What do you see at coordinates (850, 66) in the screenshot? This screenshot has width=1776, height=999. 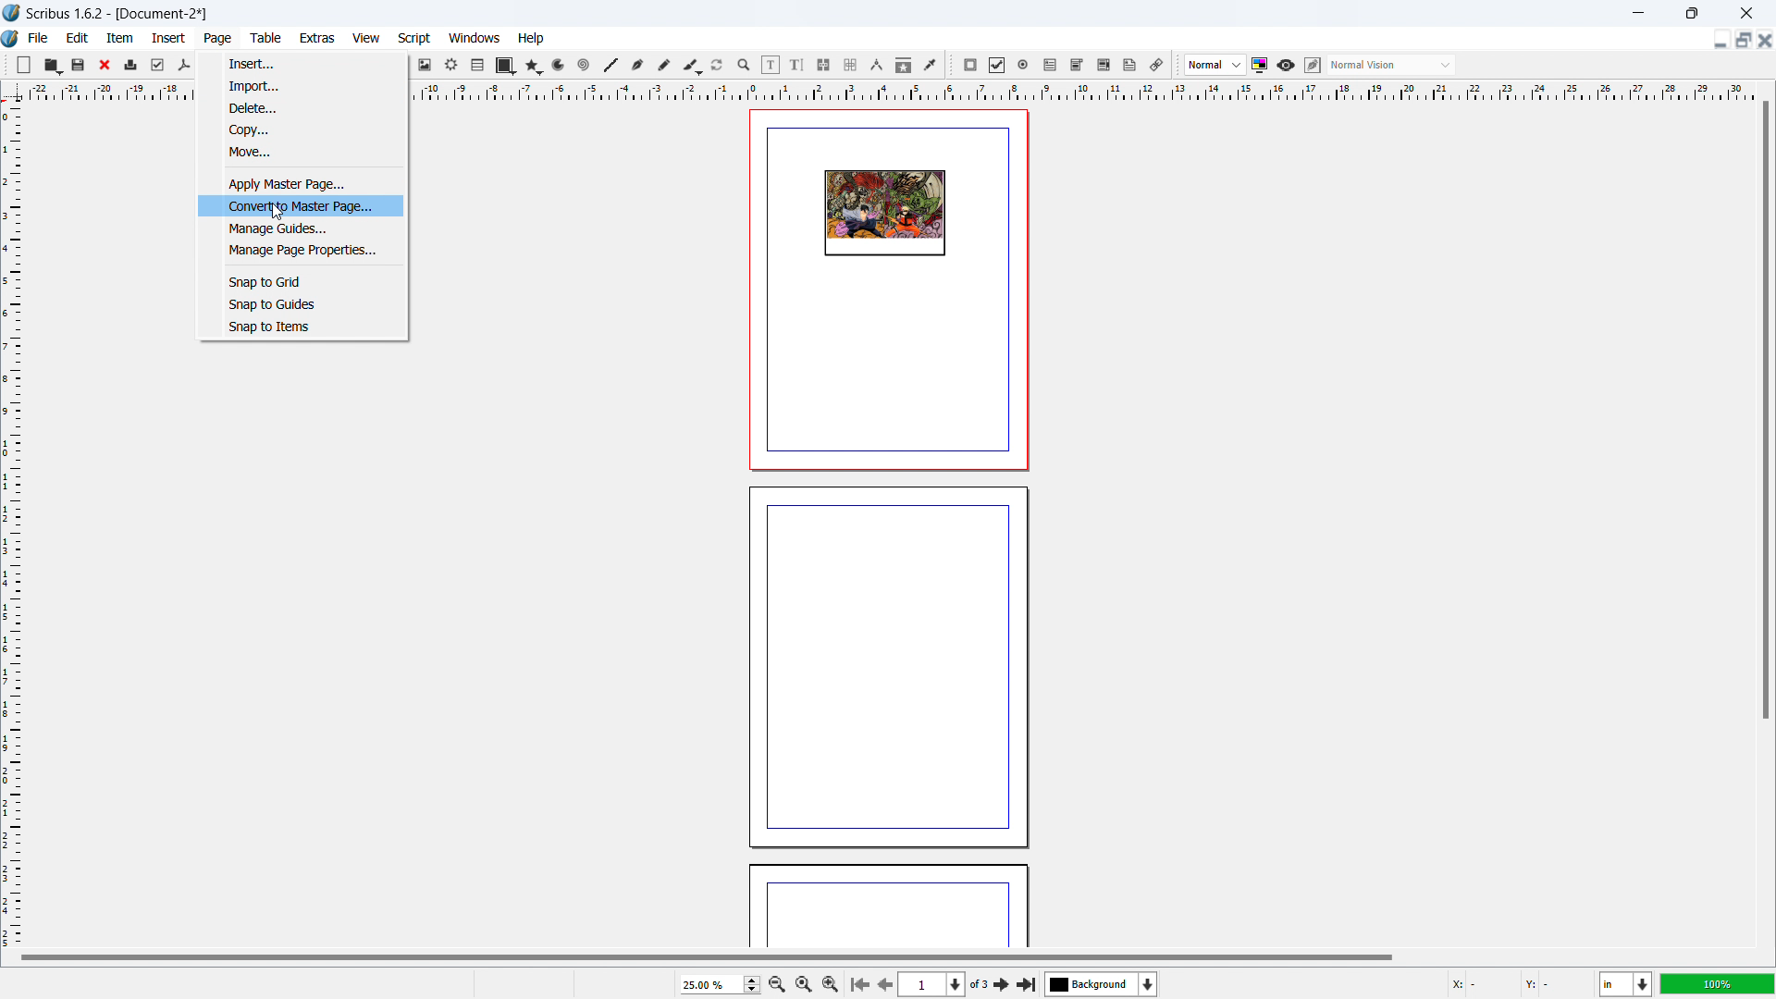 I see `unlink text frames` at bounding box center [850, 66].